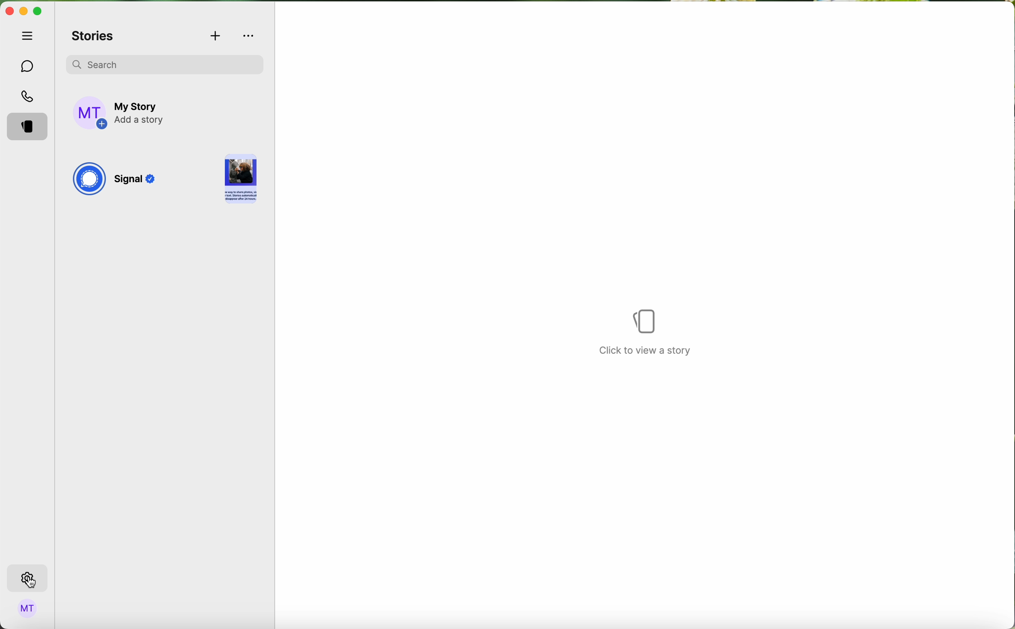 This screenshot has width=1015, height=629. What do you see at coordinates (164, 63) in the screenshot?
I see `search bar` at bounding box center [164, 63].